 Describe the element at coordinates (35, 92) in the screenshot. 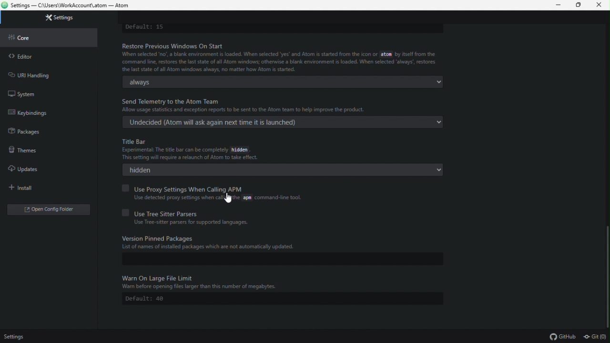

I see `system` at that location.